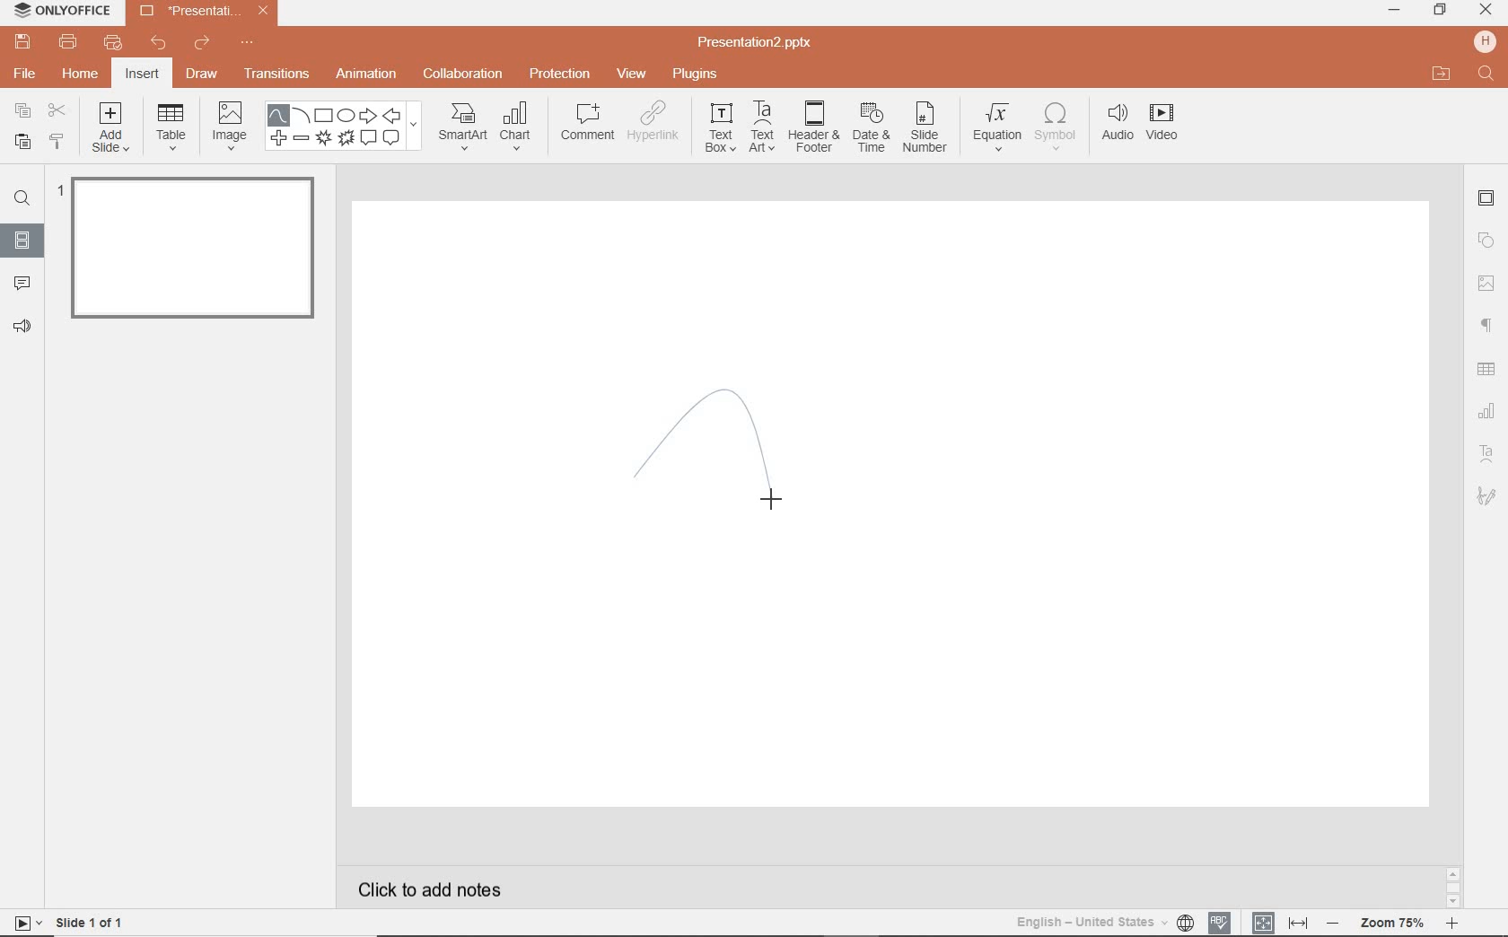 The height and width of the screenshot is (937, 1508). I want to click on COPY, so click(18, 110).